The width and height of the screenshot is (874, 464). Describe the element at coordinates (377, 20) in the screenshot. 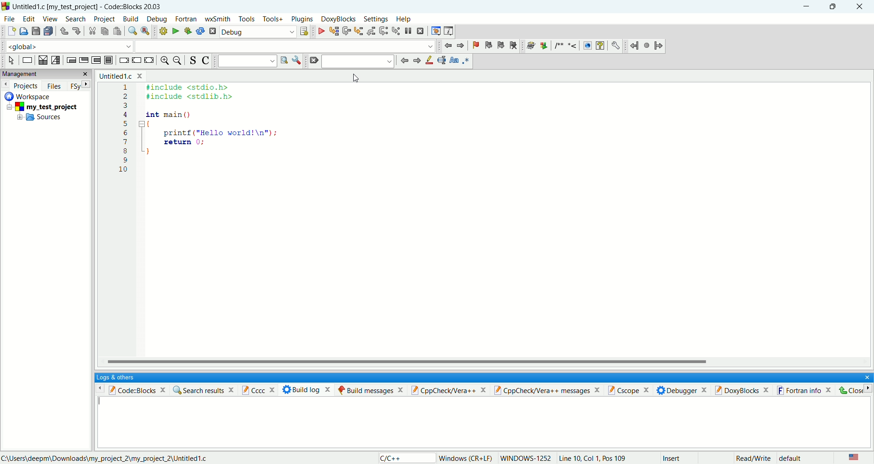

I see `setting` at that location.